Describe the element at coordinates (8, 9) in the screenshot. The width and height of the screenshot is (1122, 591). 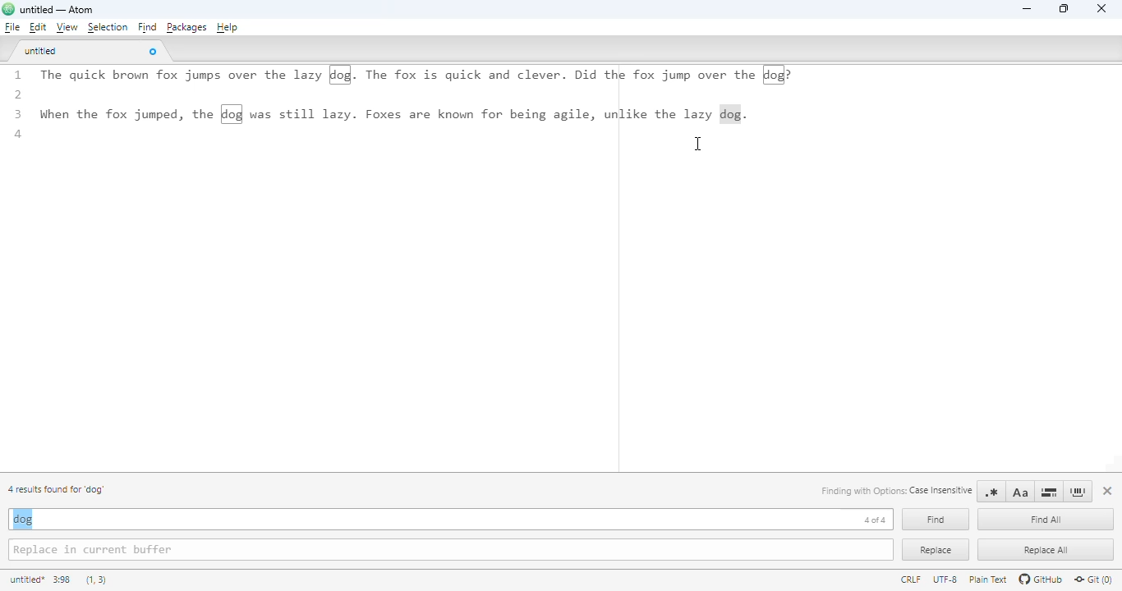
I see `logo` at that location.